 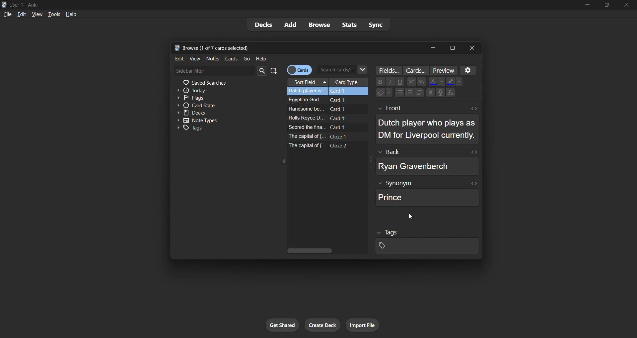 I want to click on card type column, so click(x=350, y=82).